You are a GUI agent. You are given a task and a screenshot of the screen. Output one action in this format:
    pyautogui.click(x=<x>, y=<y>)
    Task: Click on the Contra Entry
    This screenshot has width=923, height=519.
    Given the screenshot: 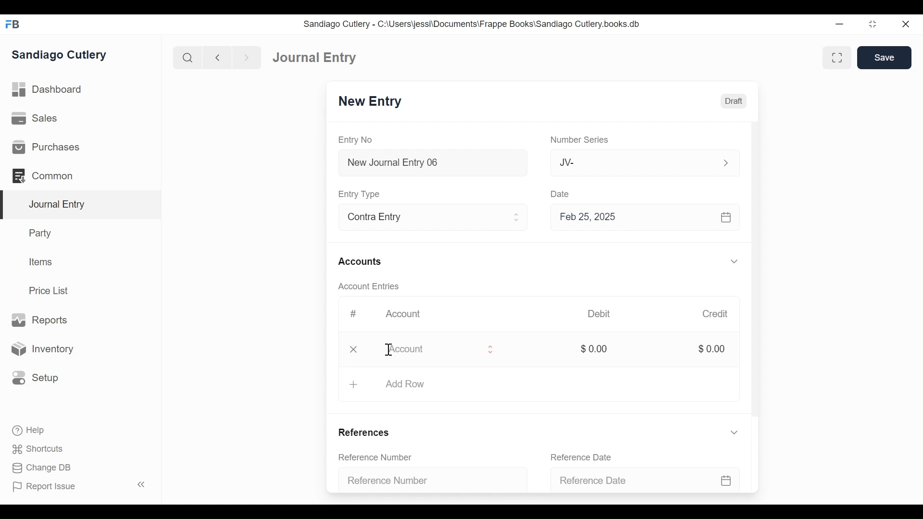 What is the action you would take?
    pyautogui.click(x=417, y=218)
    